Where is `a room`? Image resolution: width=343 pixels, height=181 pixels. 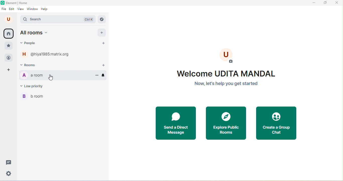
a room is located at coordinates (33, 75).